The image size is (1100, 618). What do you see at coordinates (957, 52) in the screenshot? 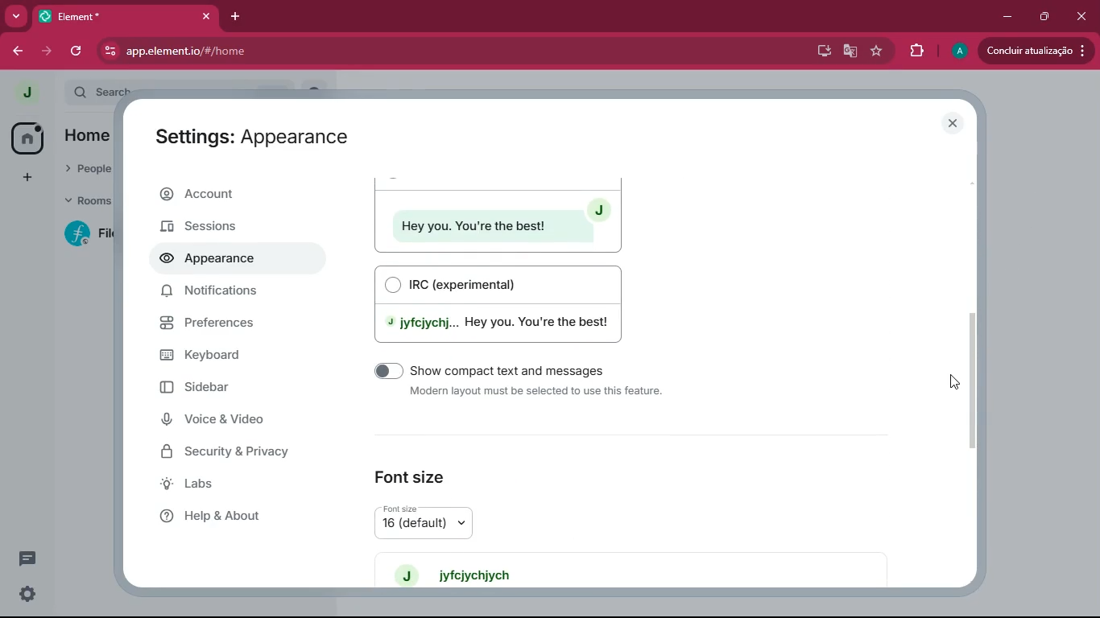
I see `profile` at bounding box center [957, 52].